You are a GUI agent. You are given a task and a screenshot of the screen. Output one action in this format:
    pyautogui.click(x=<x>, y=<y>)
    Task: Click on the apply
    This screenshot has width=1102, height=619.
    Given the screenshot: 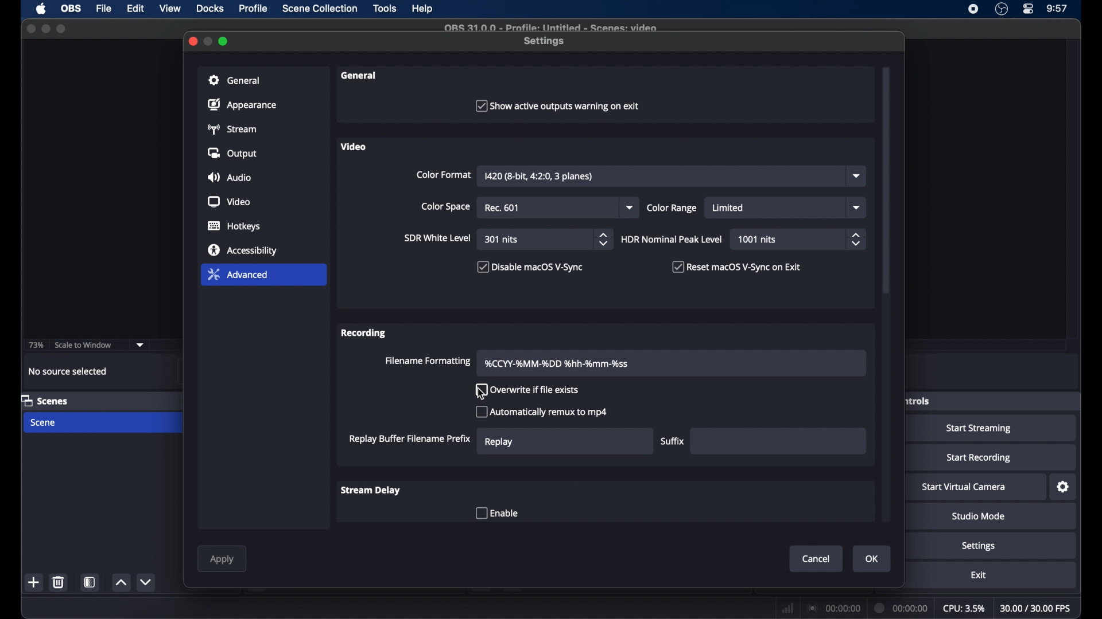 What is the action you would take?
    pyautogui.click(x=222, y=561)
    